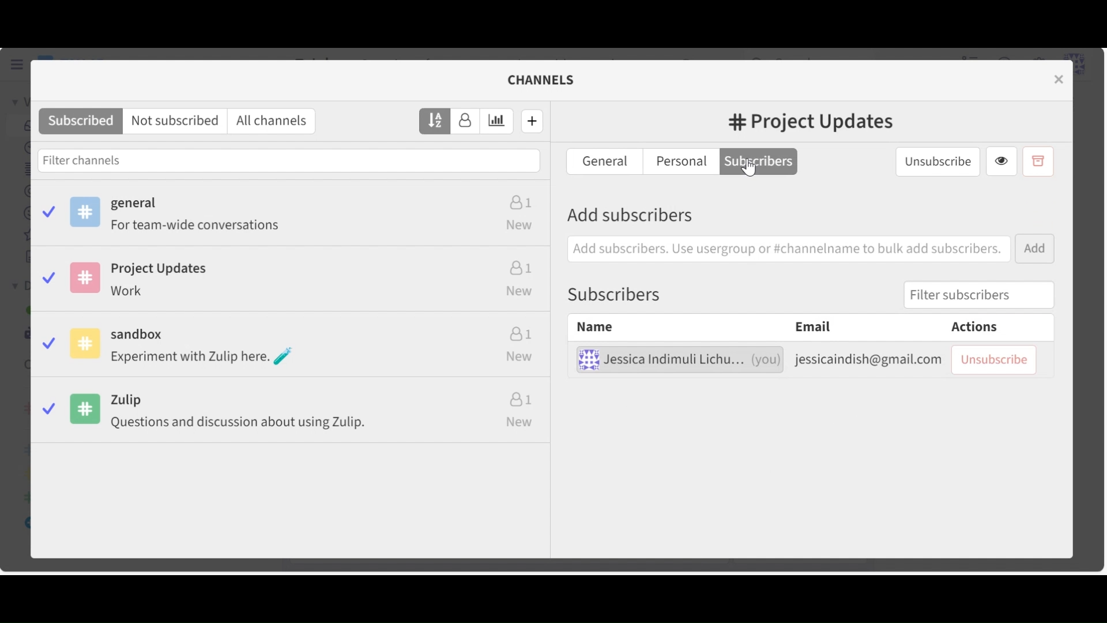 The image size is (1107, 623). I want to click on Not subscribed, so click(174, 121).